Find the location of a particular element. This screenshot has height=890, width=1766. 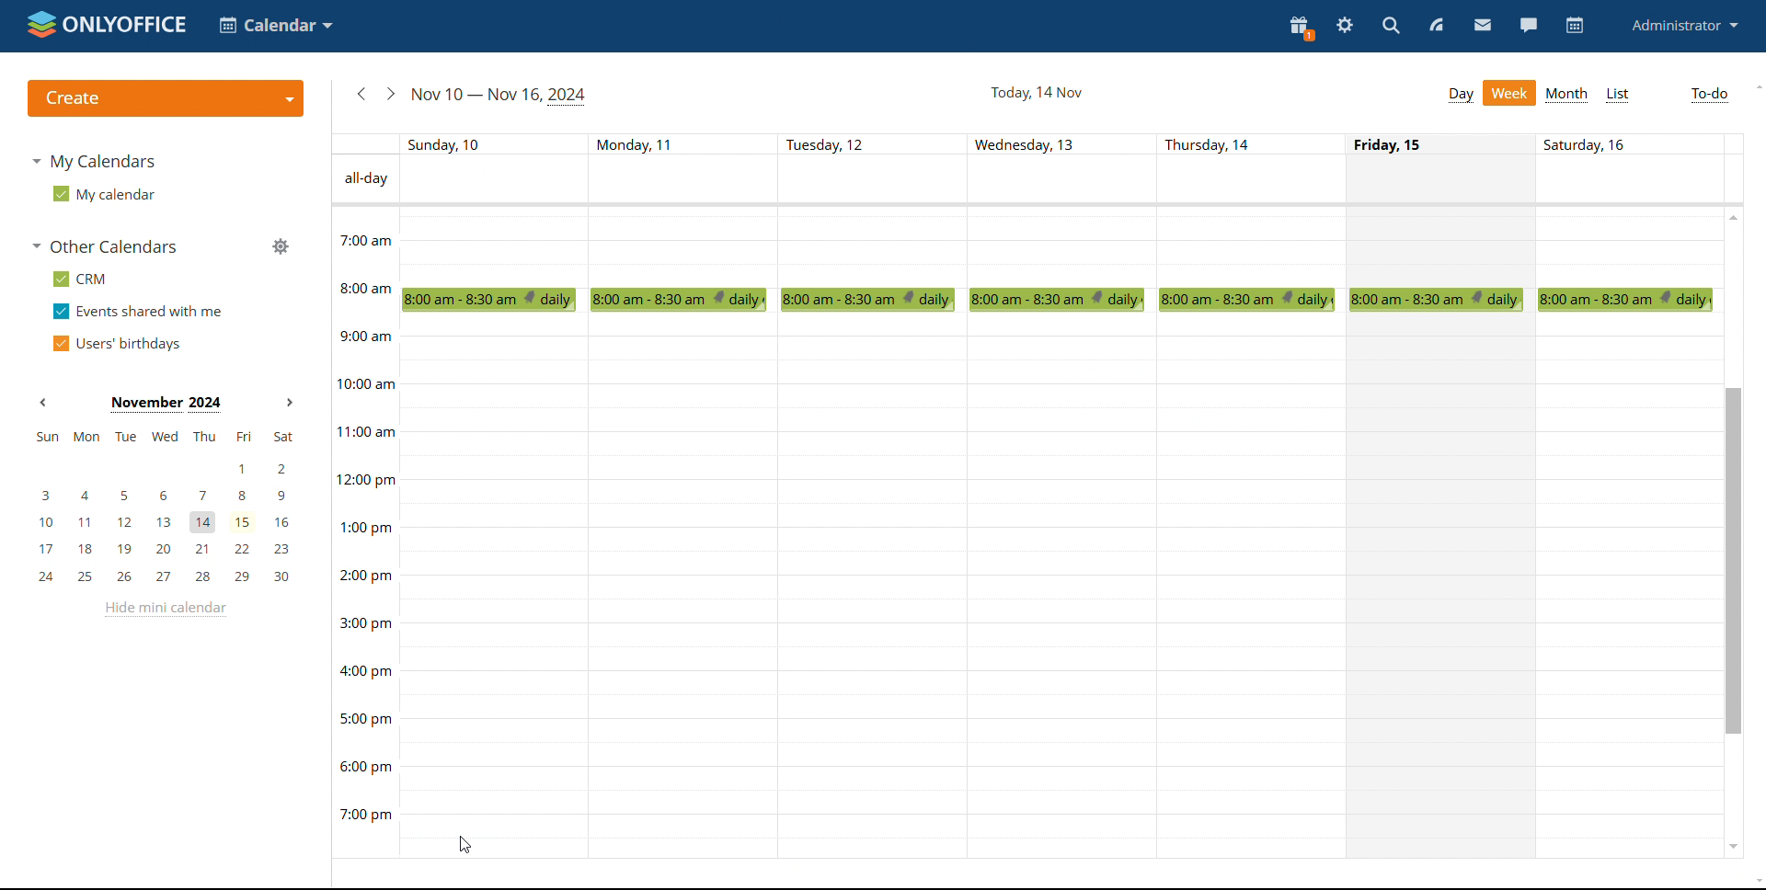

week view is located at coordinates (1511, 93).